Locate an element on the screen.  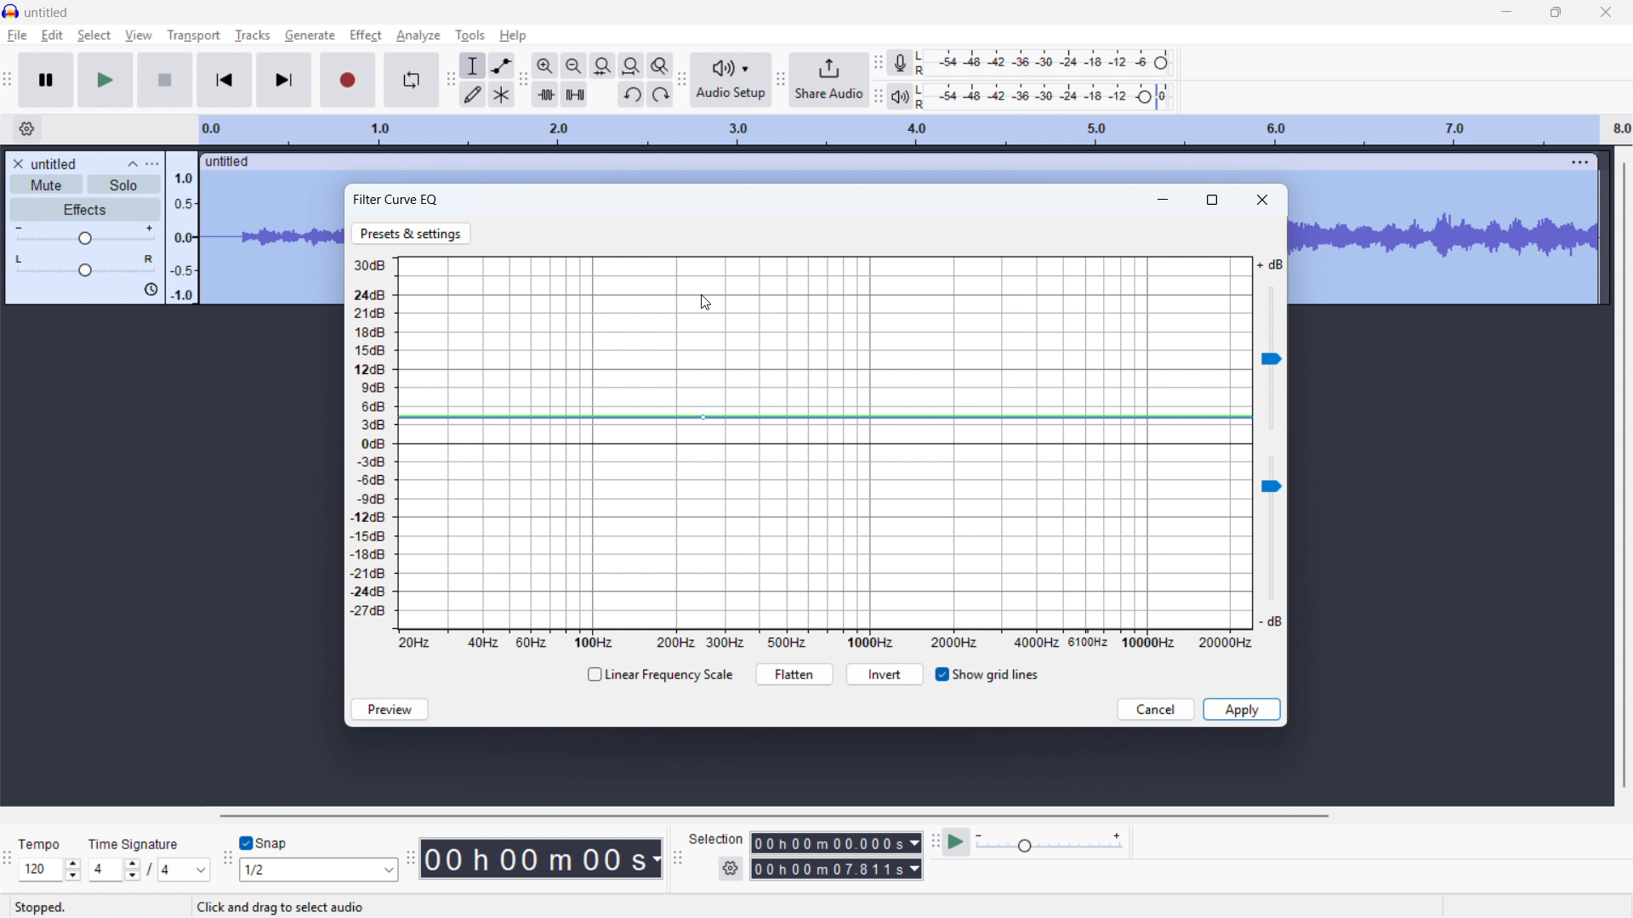
effects is located at coordinates (85, 209).